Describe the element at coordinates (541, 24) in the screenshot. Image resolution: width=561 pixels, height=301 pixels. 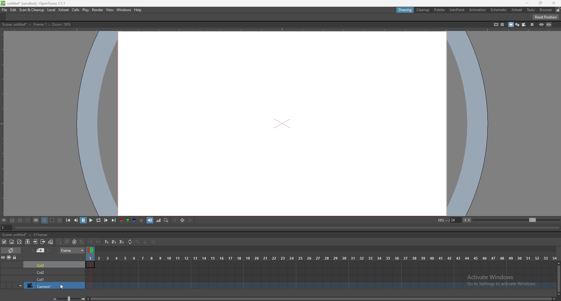
I see `preview` at that location.